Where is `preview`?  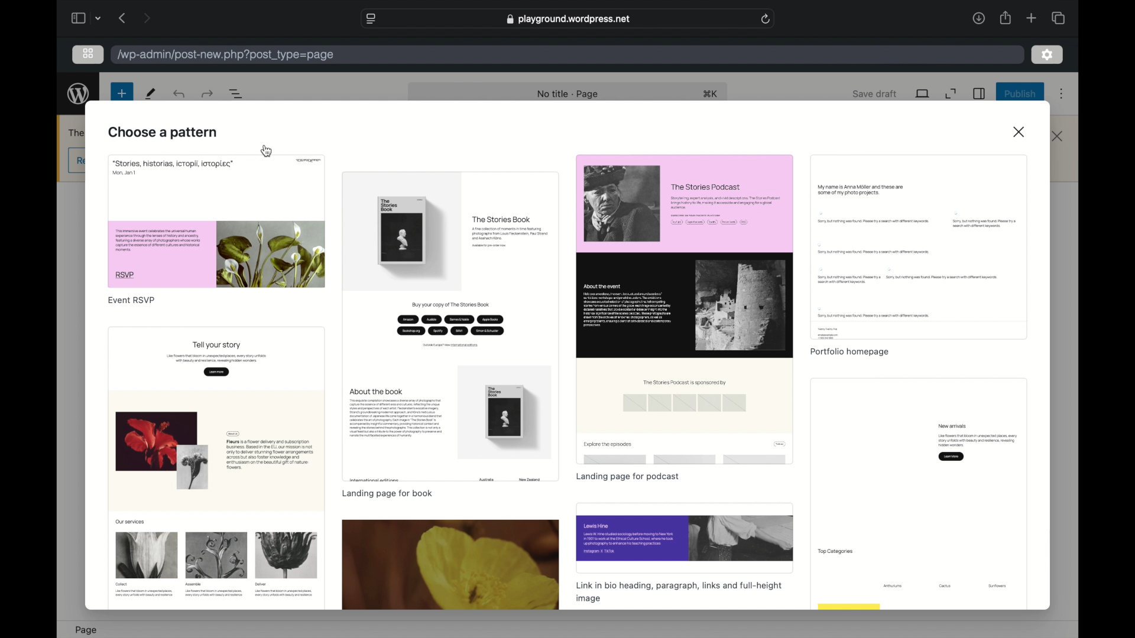
preview is located at coordinates (452, 326).